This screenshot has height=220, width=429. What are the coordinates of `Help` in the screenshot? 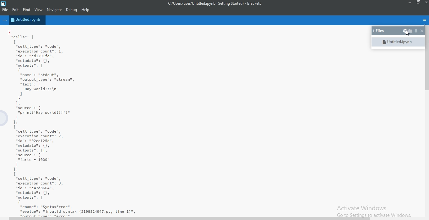 It's located at (86, 10).